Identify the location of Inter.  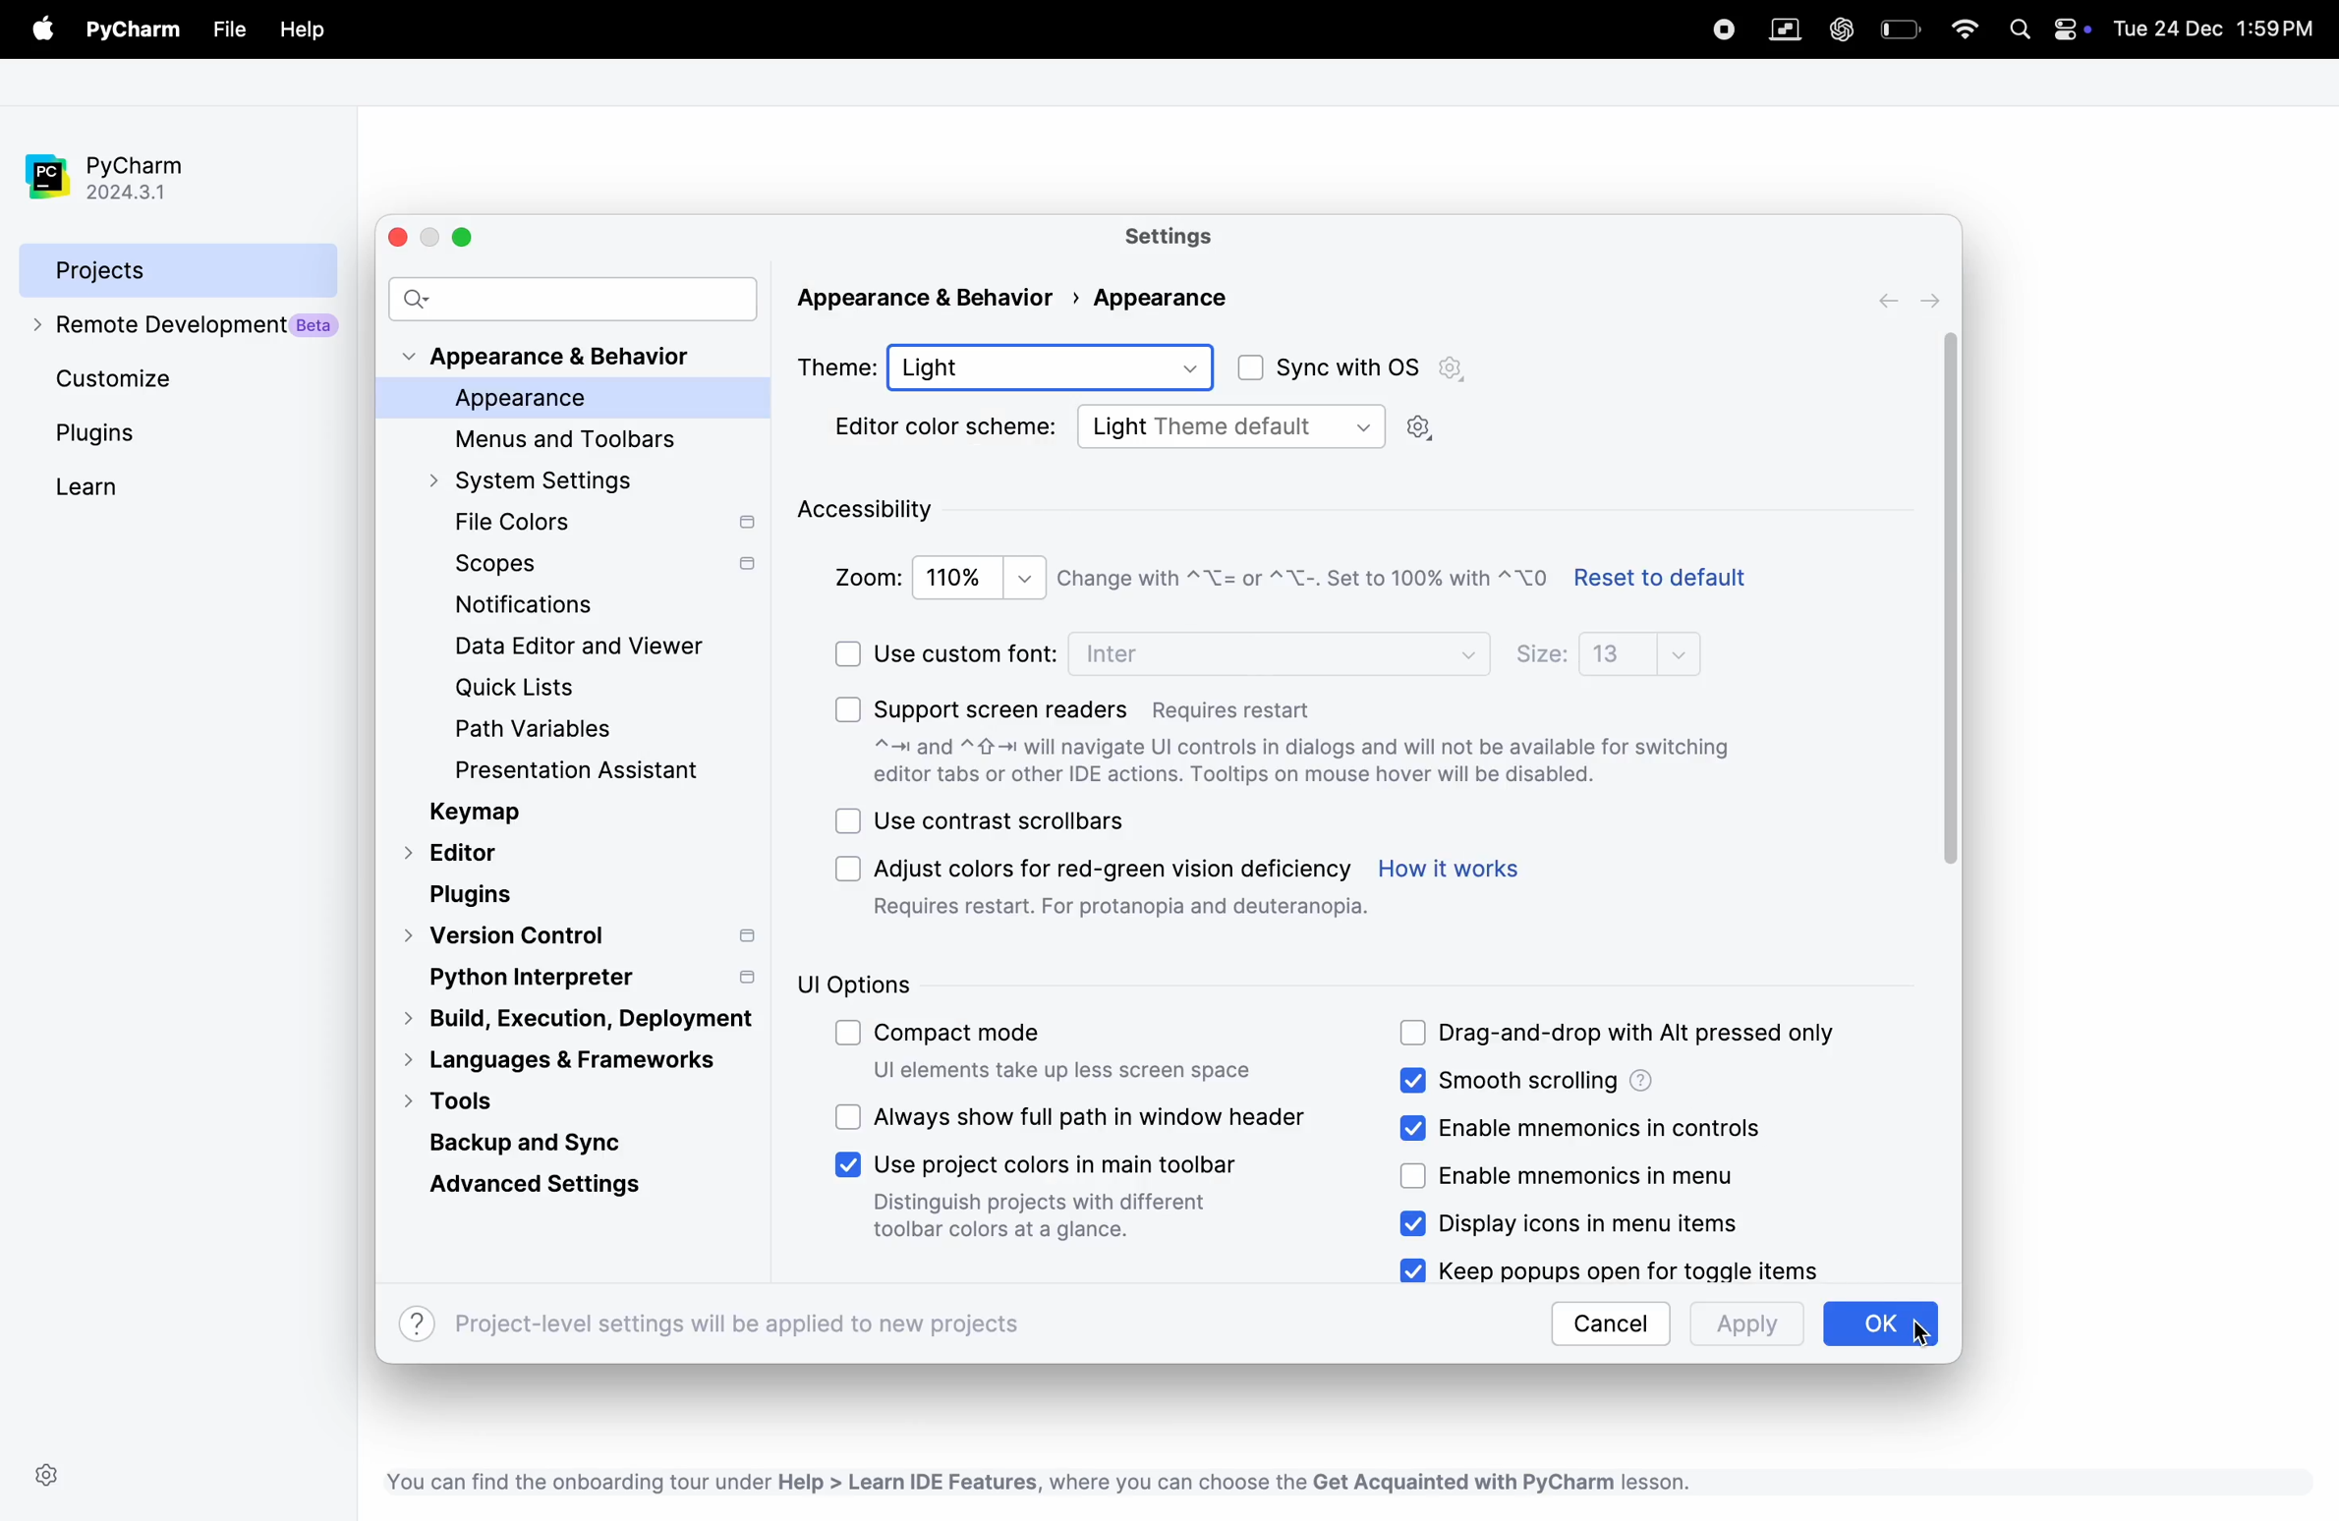
(1120, 654).